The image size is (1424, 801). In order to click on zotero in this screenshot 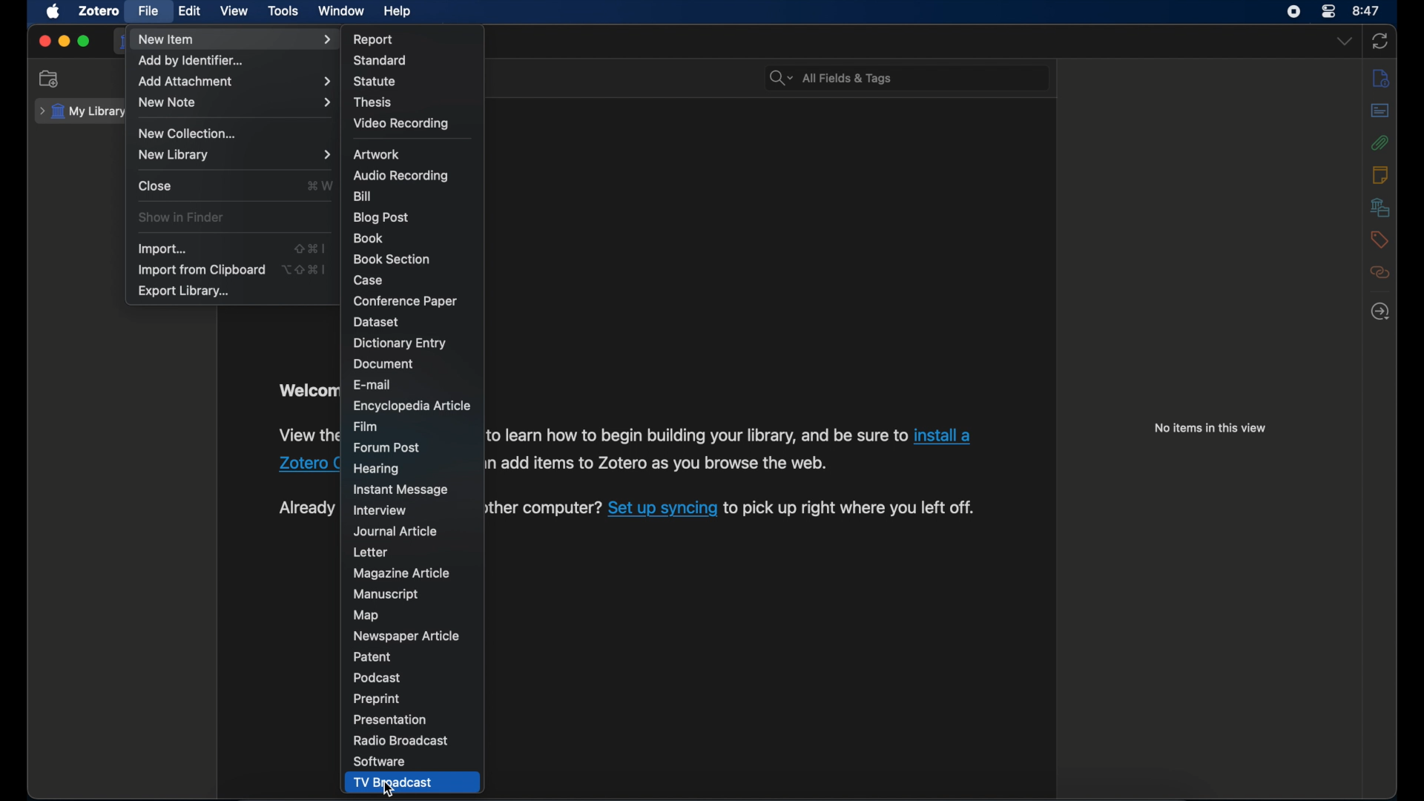, I will do `click(99, 10)`.